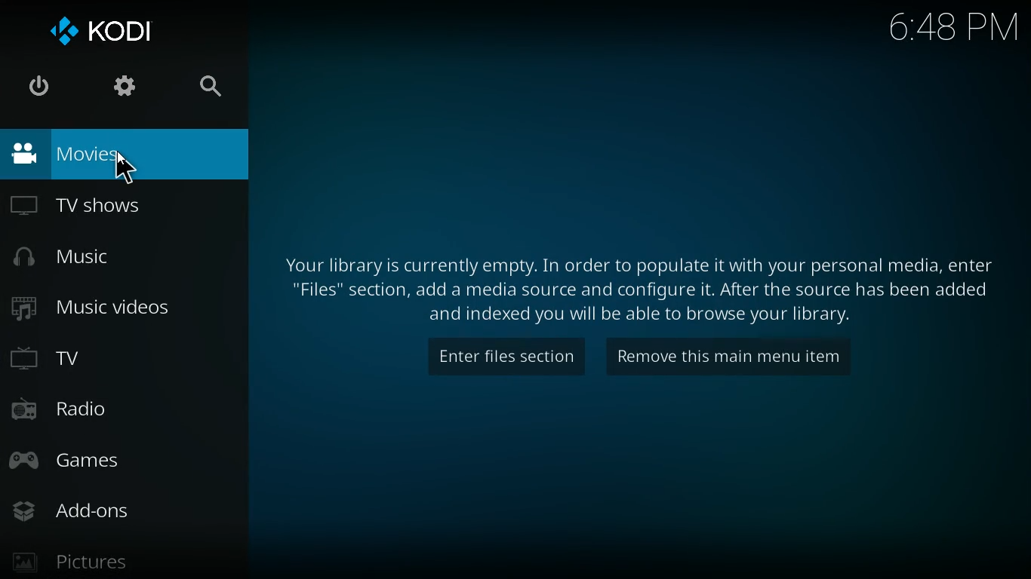 This screenshot has width=1031, height=579. I want to click on music videos, so click(115, 308).